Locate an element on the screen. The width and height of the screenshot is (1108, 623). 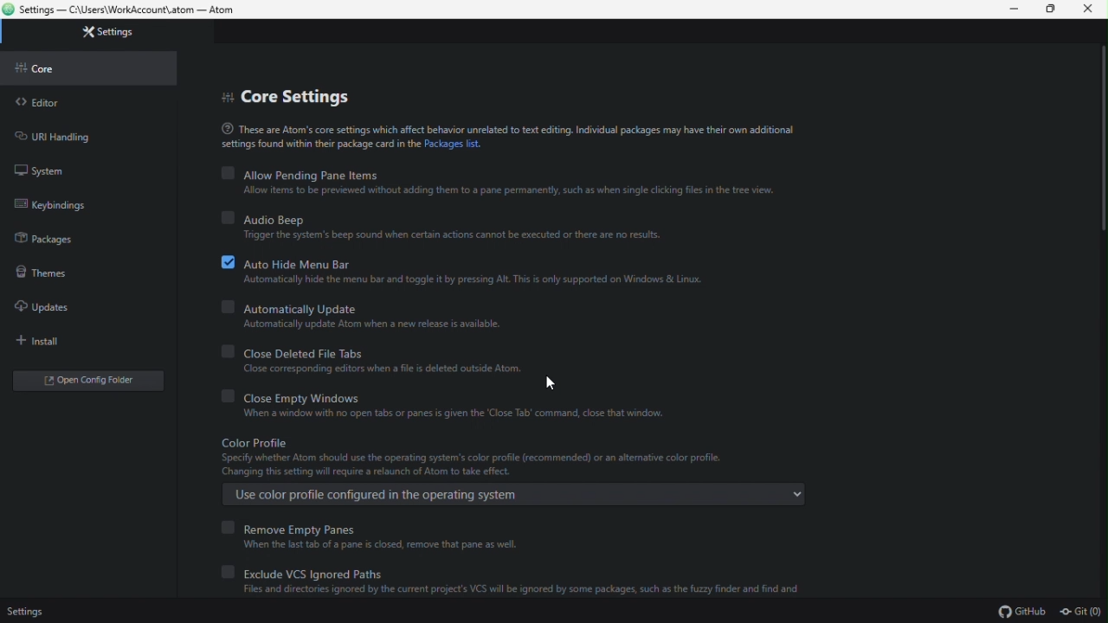
Files and directories ignored by the current project's VCS will be ignored by some packages, such as the fuzzy finder and find and is located at coordinates (513, 591).